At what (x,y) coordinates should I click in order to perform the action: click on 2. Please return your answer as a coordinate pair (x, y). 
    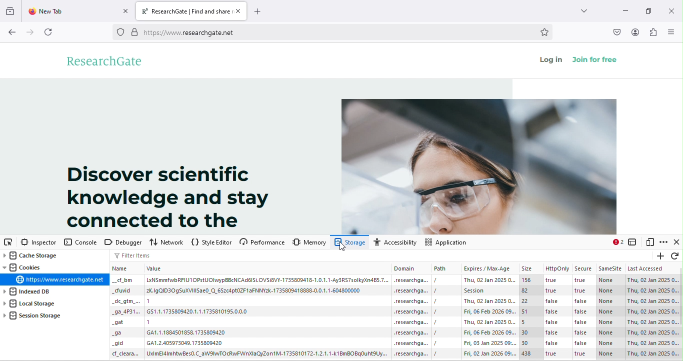
    Looking at the image, I should click on (616, 243).